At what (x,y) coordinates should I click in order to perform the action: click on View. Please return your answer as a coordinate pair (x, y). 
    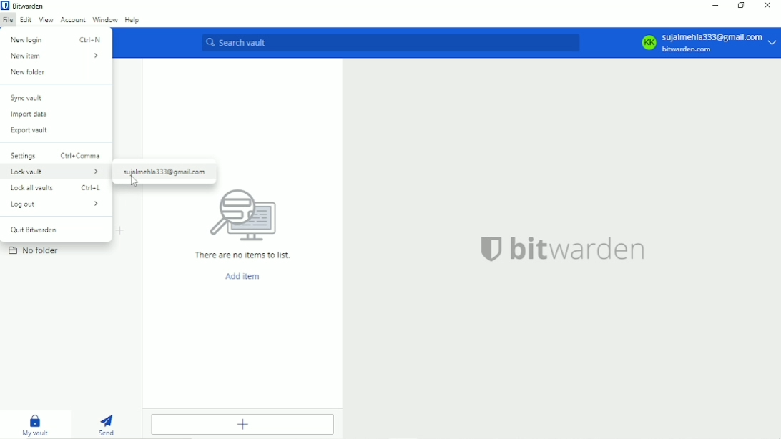
    Looking at the image, I should click on (46, 21).